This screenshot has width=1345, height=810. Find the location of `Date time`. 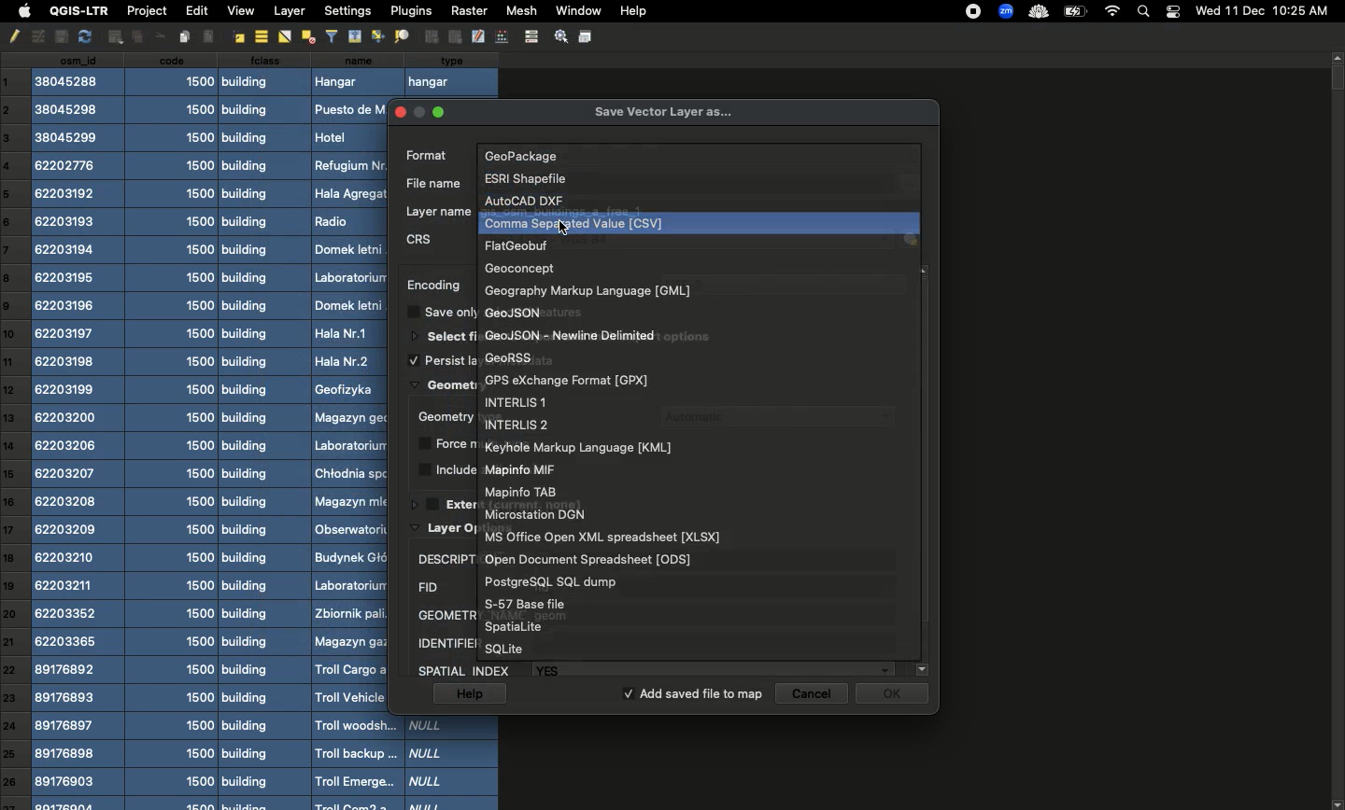

Date time is located at coordinates (1262, 10).